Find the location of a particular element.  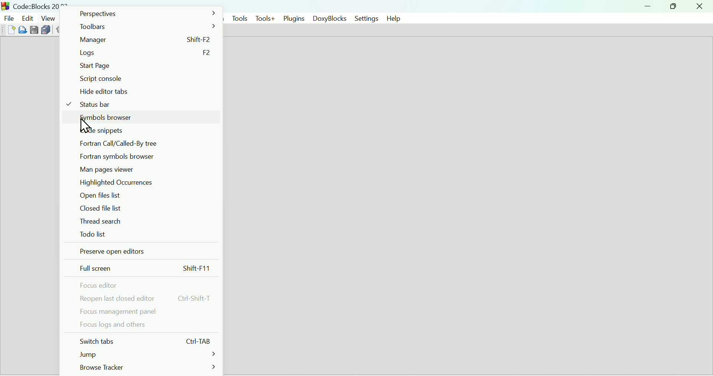

Browse tracker is located at coordinates (147, 367).